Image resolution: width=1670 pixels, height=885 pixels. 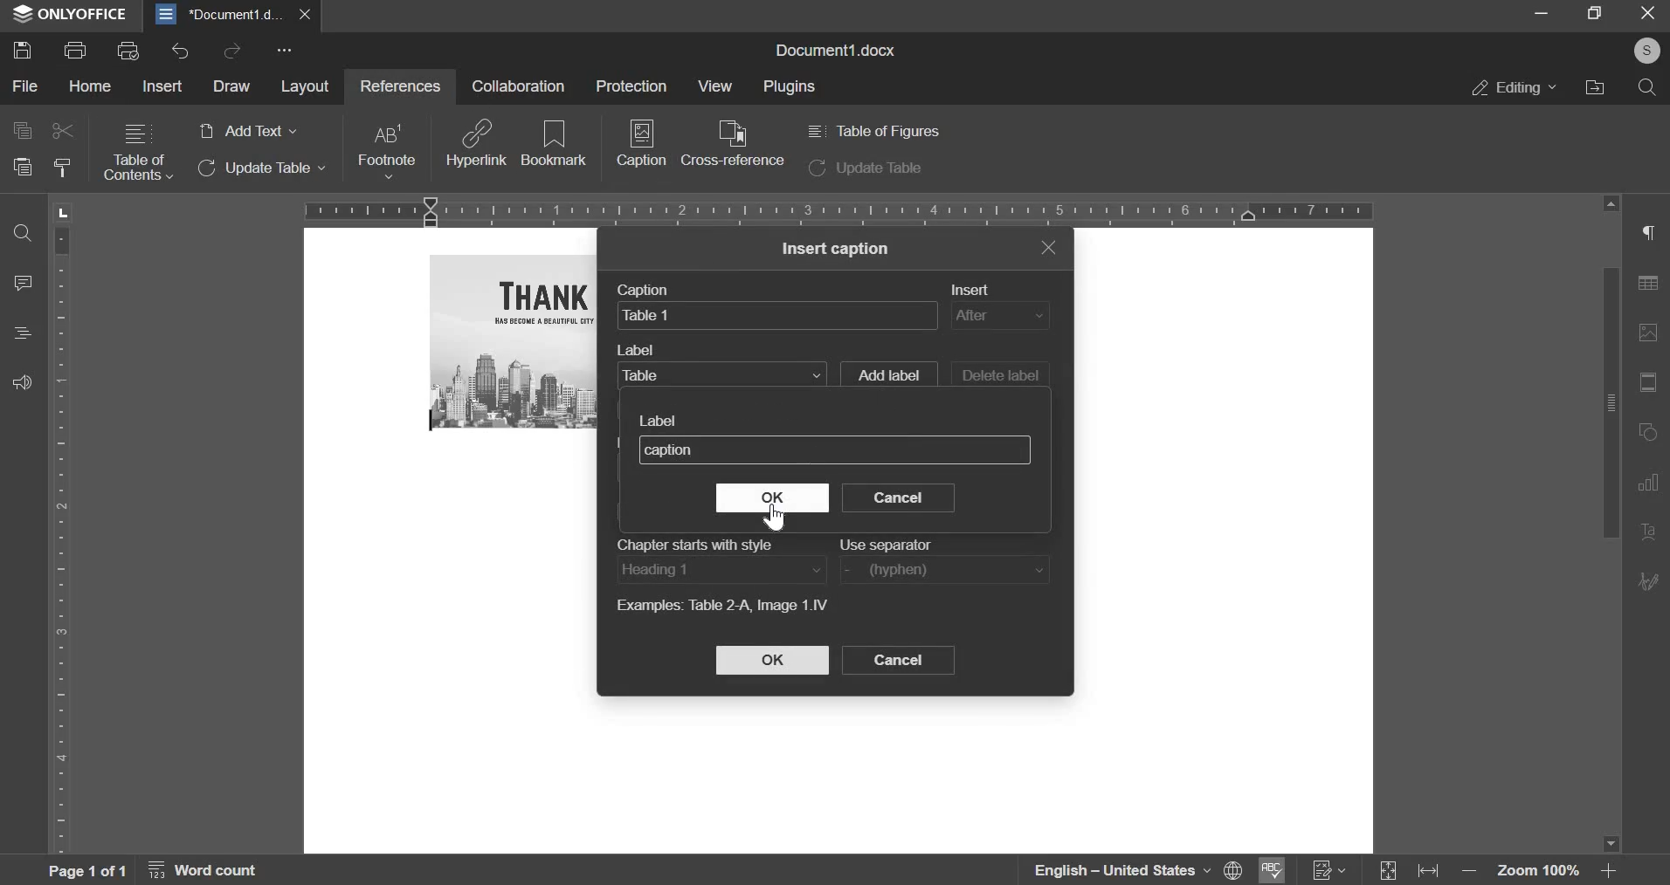 I want to click on close, so click(x=309, y=14).